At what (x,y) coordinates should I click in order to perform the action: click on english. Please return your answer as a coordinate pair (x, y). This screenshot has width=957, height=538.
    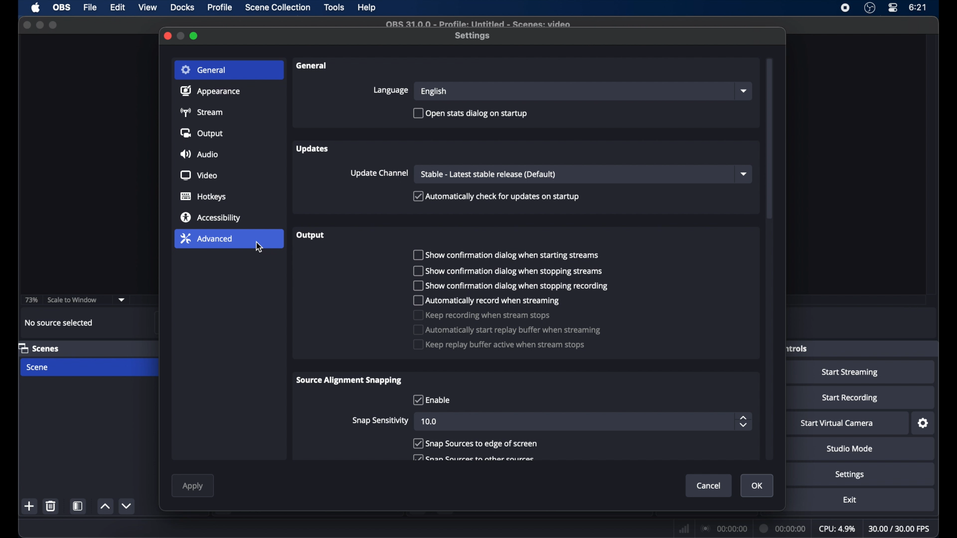
    Looking at the image, I should click on (435, 92).